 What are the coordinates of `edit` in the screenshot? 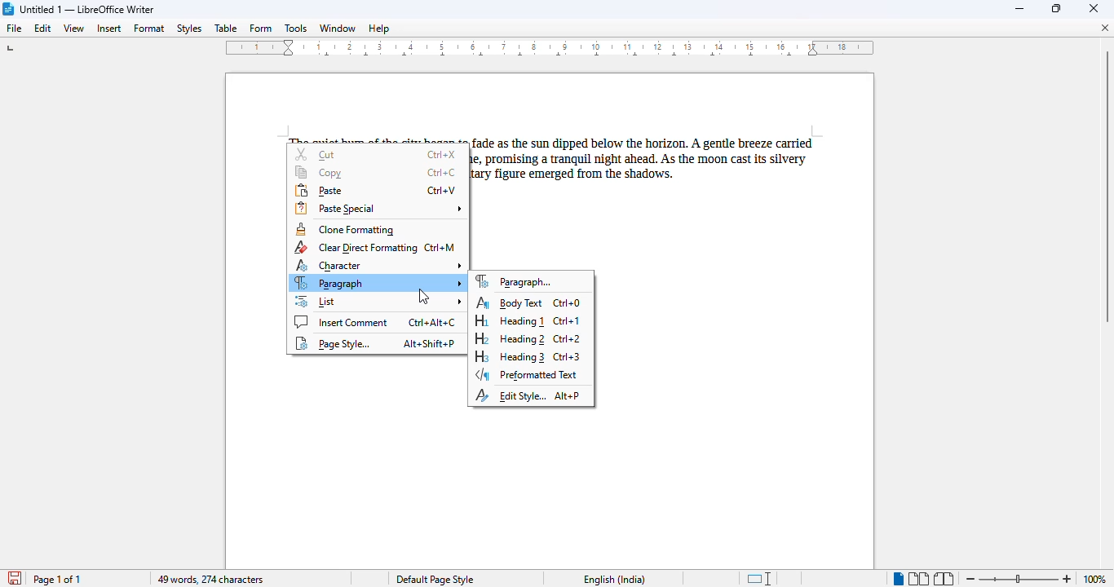 It's located at (42, 28).